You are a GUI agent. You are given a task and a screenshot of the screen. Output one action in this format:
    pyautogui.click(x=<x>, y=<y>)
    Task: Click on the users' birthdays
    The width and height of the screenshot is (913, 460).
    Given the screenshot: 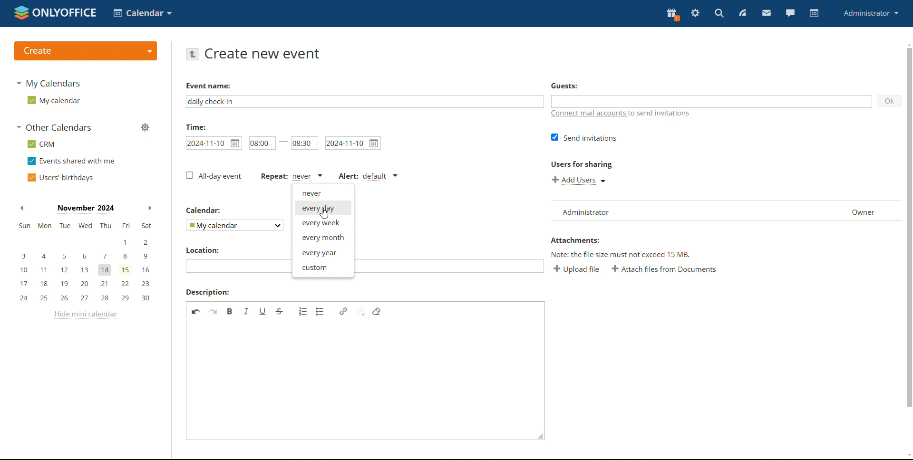 What is the action you would take?
    pyautogui.click(x=60, y=178)
    